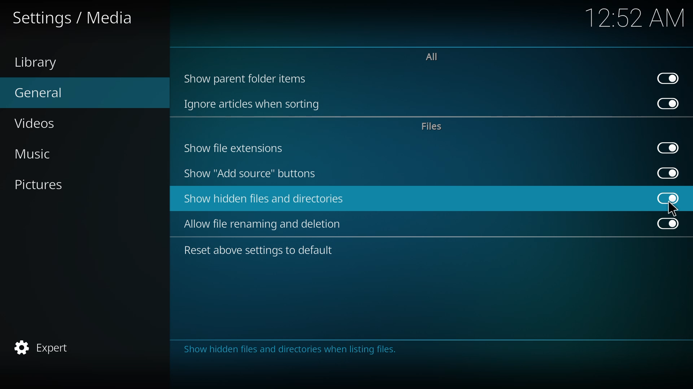 The width and height of the screenshot is (693, 389). Describe the element at coordinates (668, 103) in the screenshot. I see `enabled` at that location.